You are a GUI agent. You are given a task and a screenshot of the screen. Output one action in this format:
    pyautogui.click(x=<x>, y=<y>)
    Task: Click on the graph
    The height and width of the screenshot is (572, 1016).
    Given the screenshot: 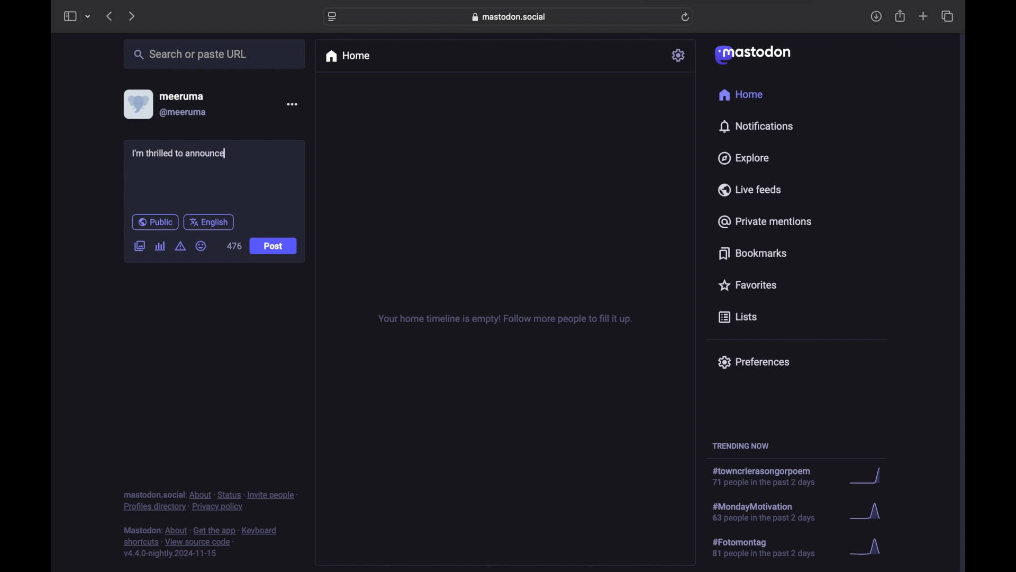 What is the action you would take?
    pyautogui.click(x=869, y=548)
    